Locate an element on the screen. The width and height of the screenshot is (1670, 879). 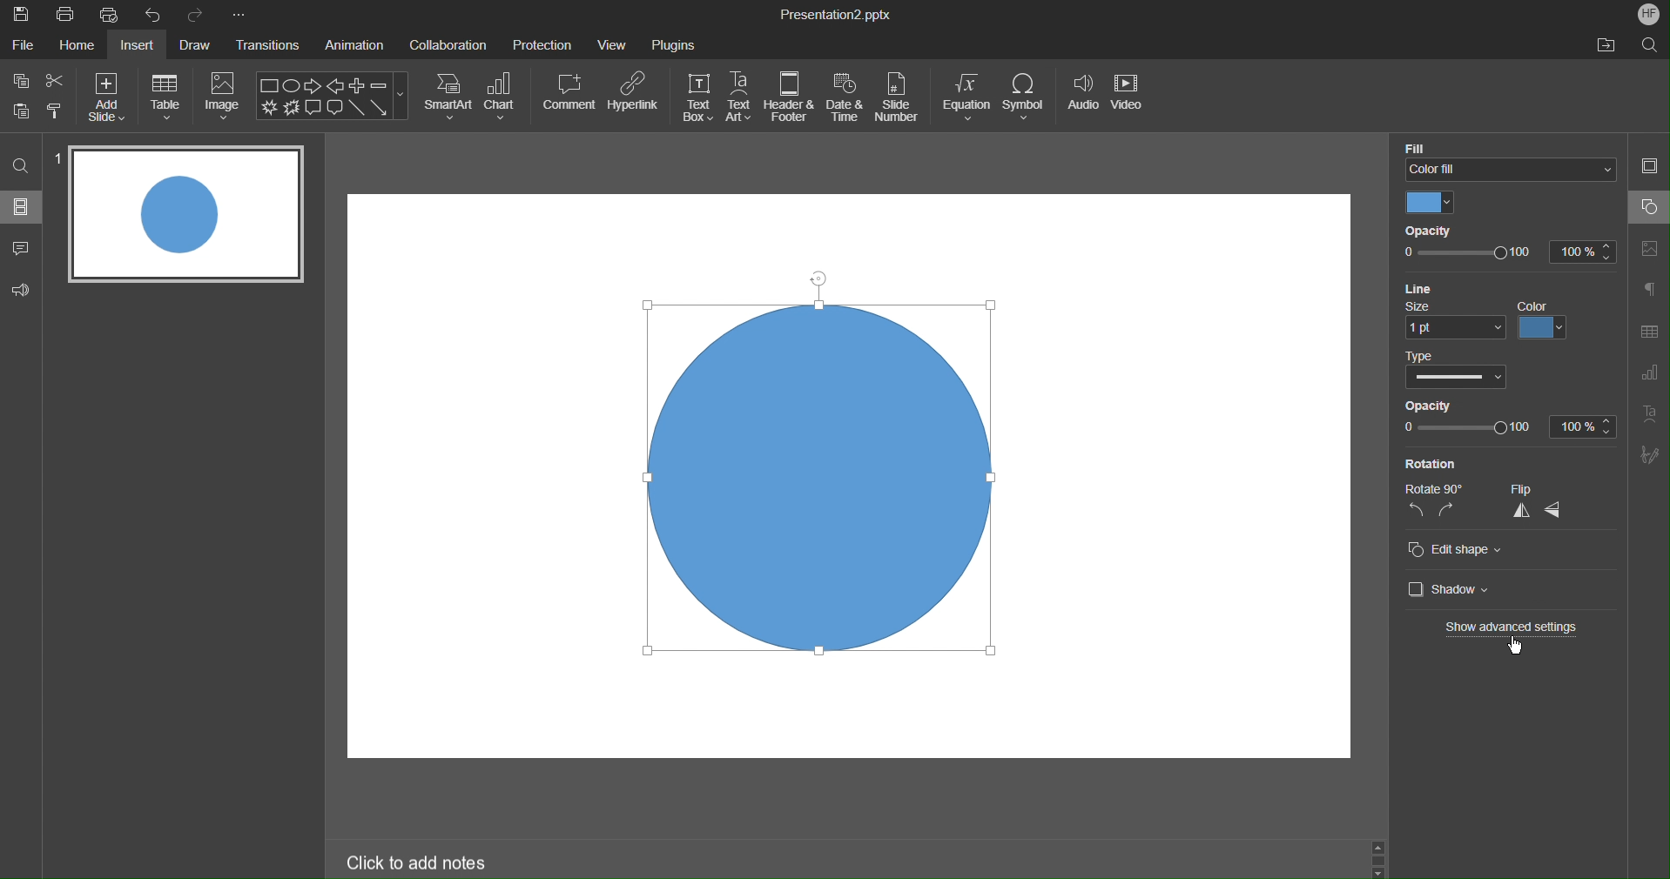
workspace is located at coordinates (1197, 441).